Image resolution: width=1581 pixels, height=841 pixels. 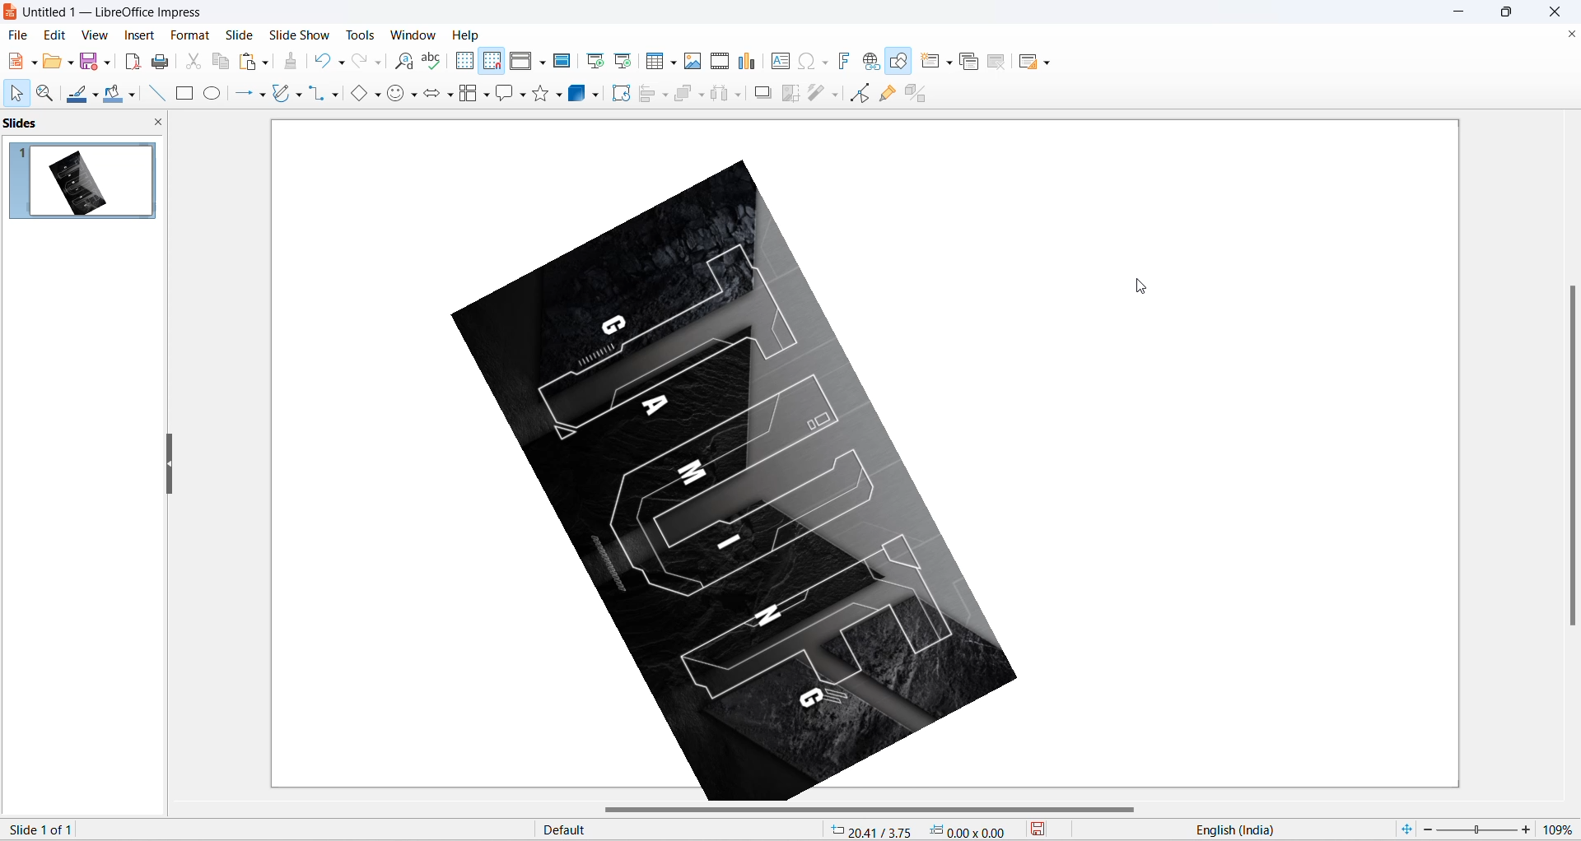 I want to click on curve and polygons, so click(x=299, y=96).